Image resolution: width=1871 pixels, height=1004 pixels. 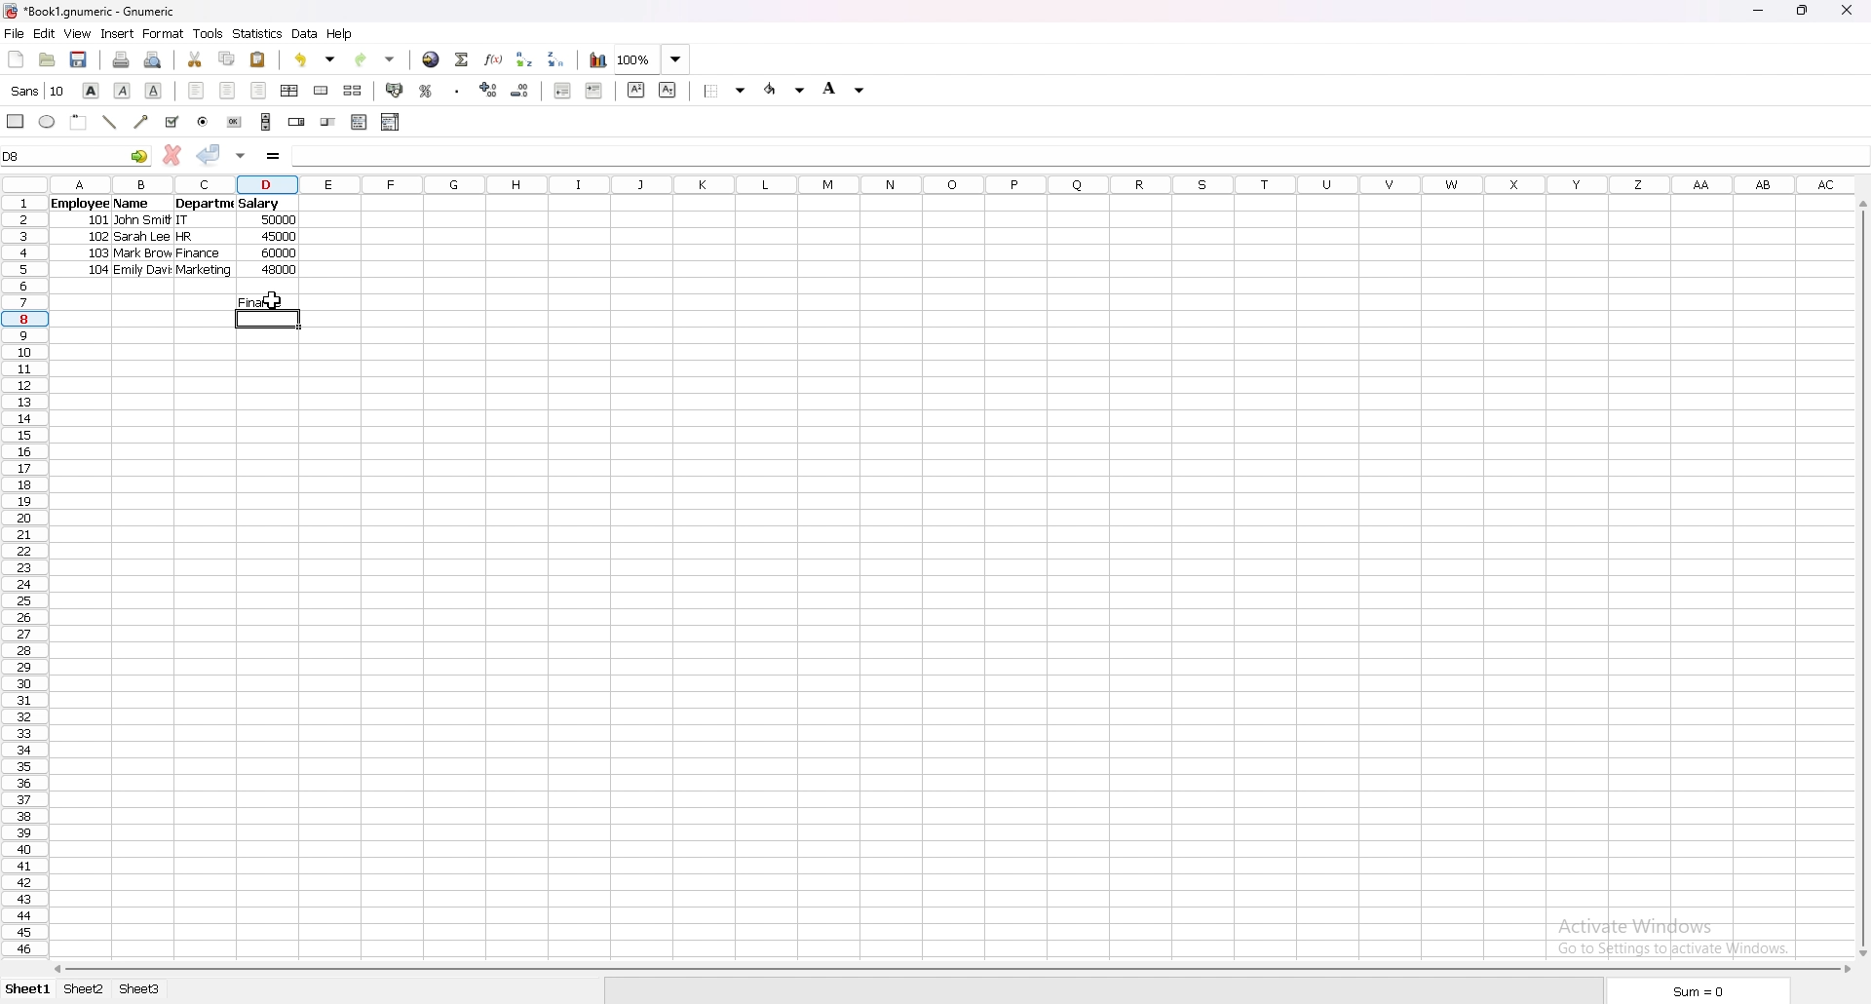 I want to click on 100%, so click(x=652, y=59).